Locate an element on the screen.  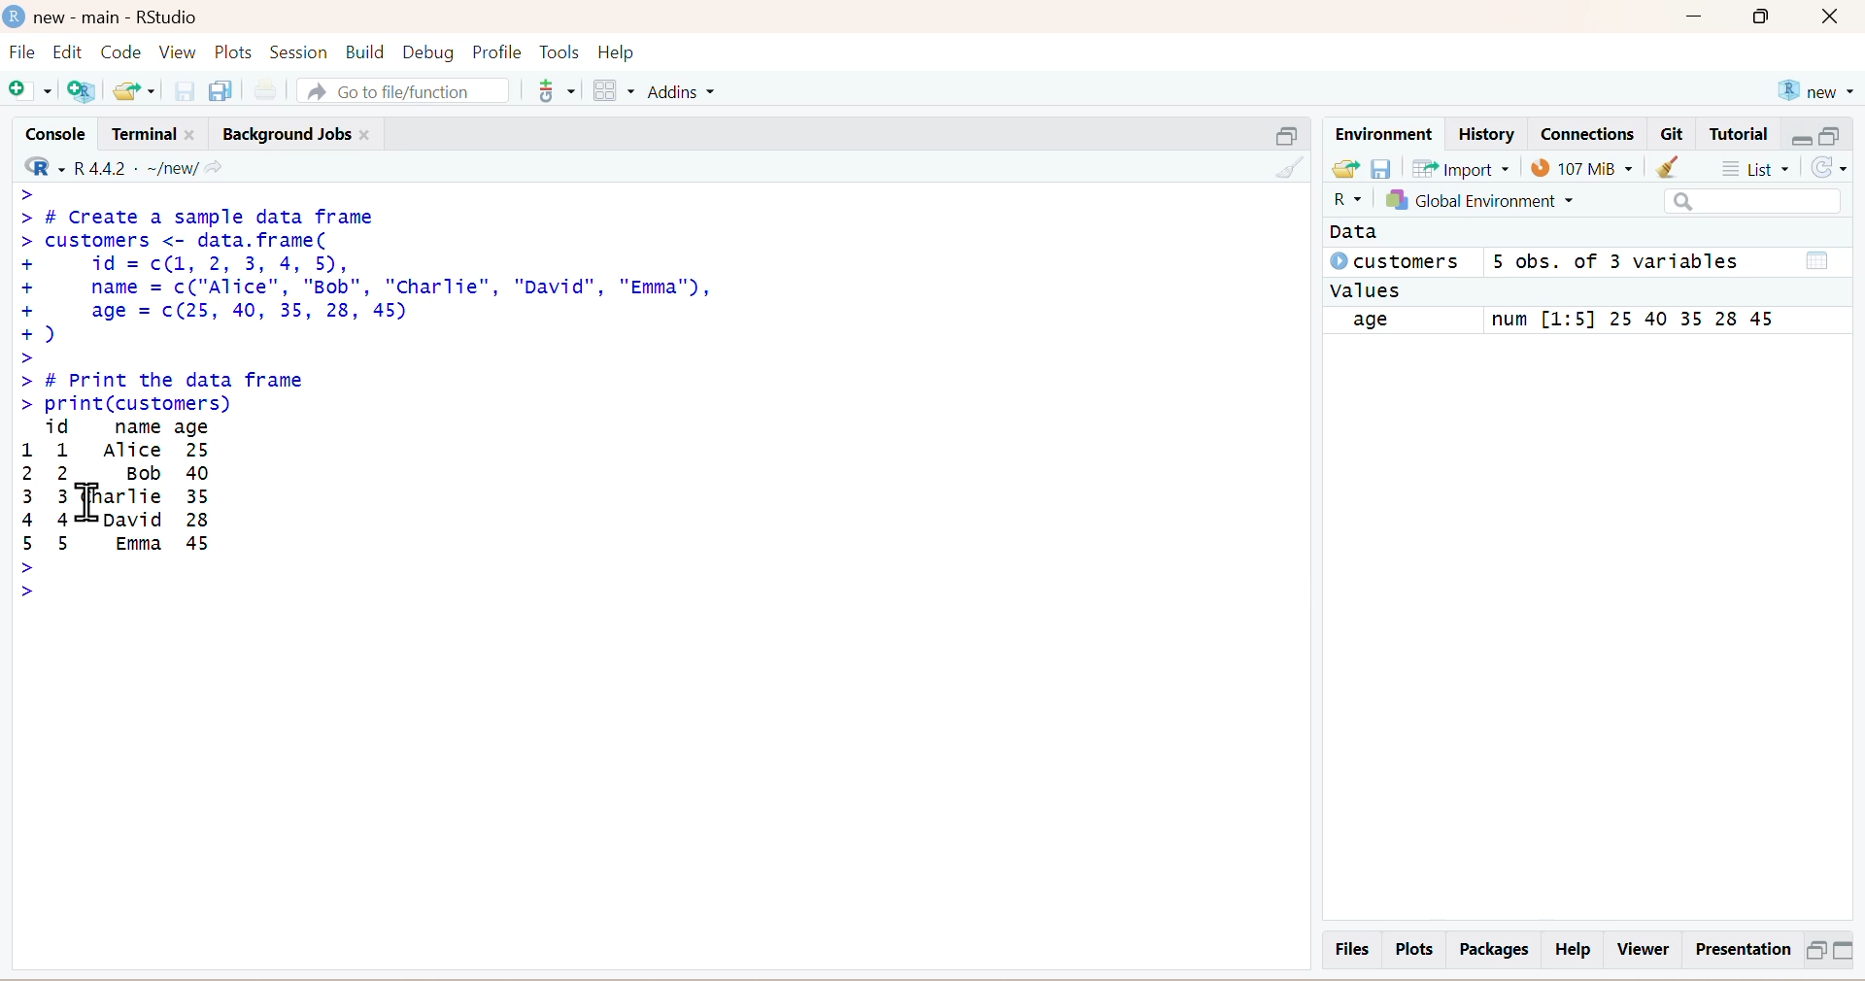
save workspace as is located at coordinates (1383, 167).